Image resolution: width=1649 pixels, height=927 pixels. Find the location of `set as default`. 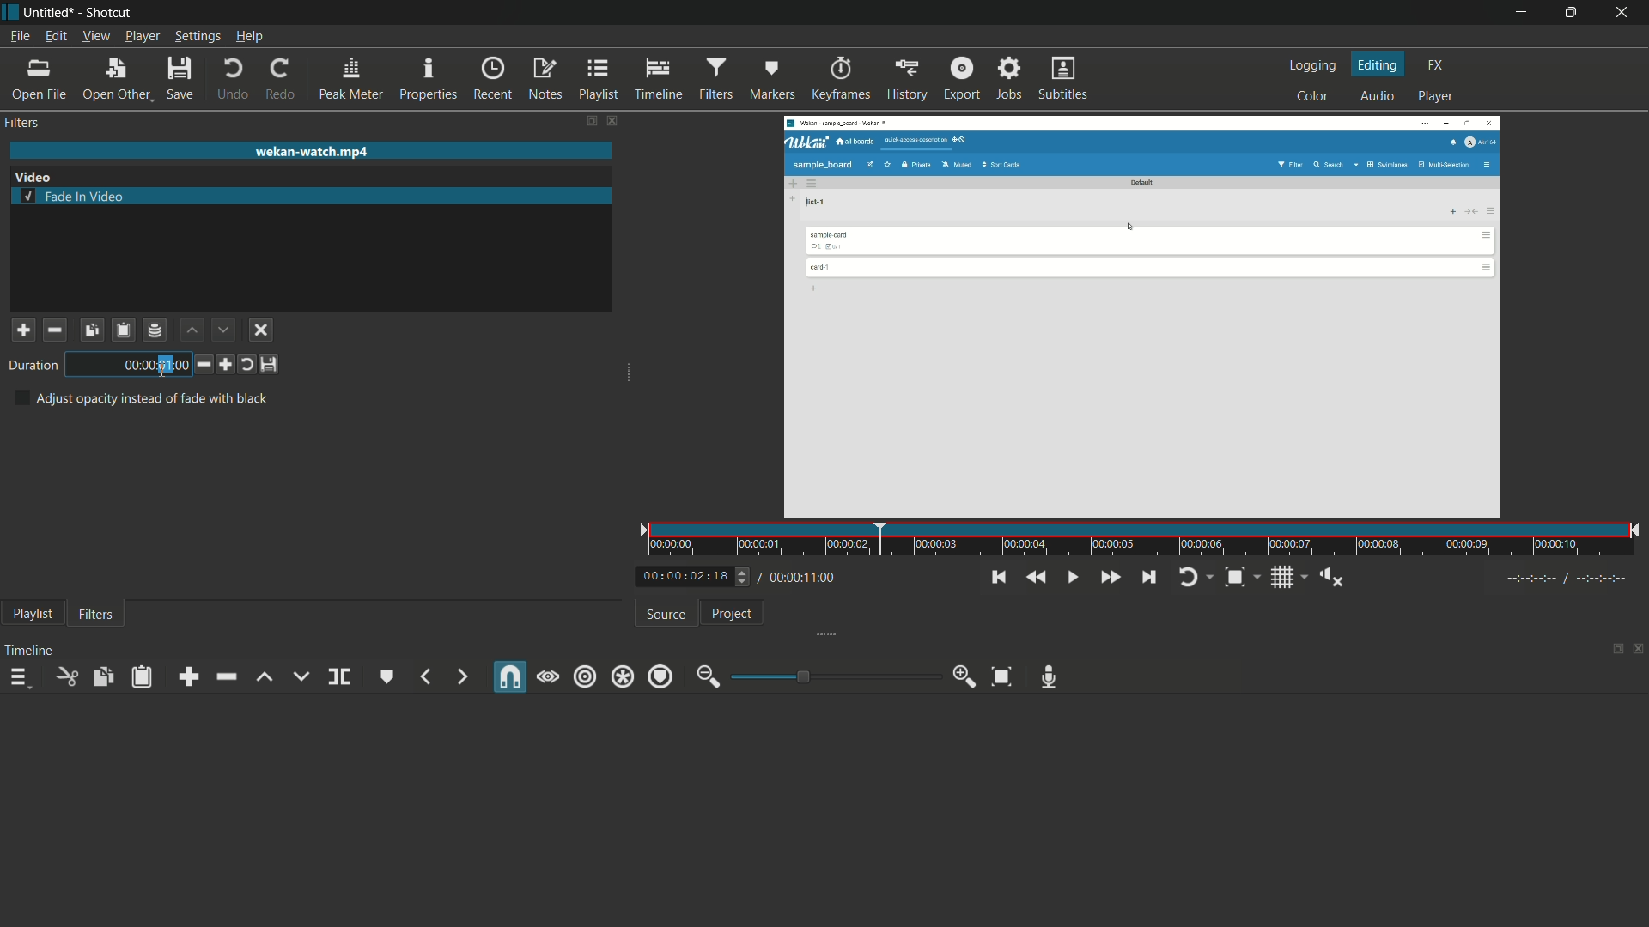

set as default is located at coordinates (271, 365).